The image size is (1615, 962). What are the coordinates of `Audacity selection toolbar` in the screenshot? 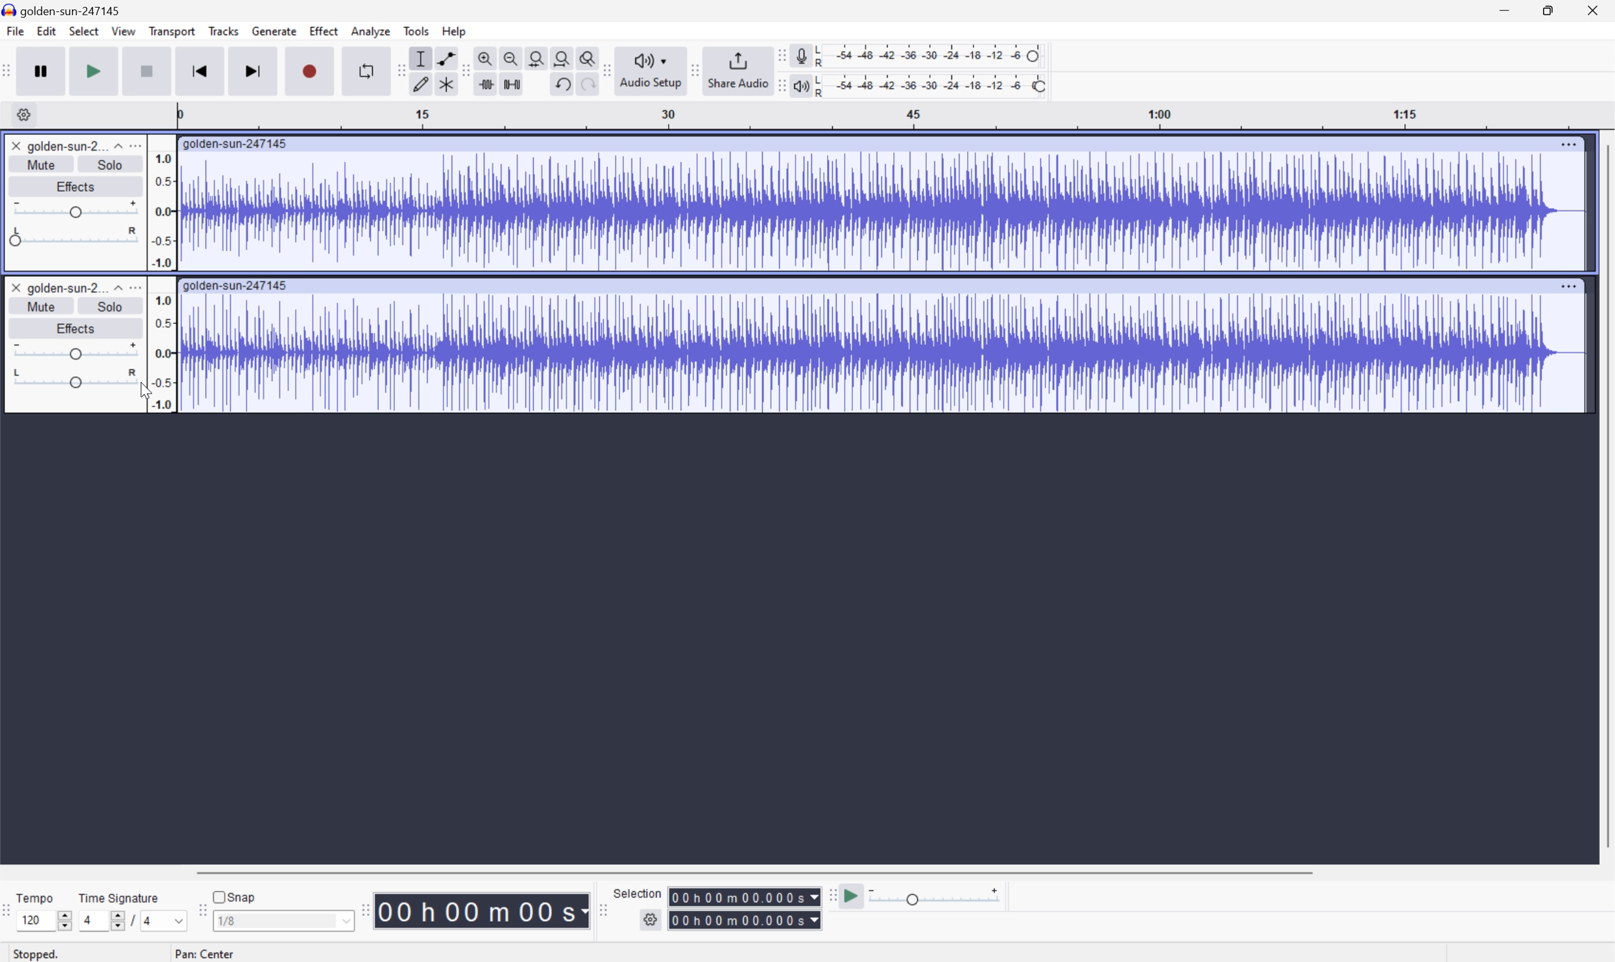 It's located at (599, 907).